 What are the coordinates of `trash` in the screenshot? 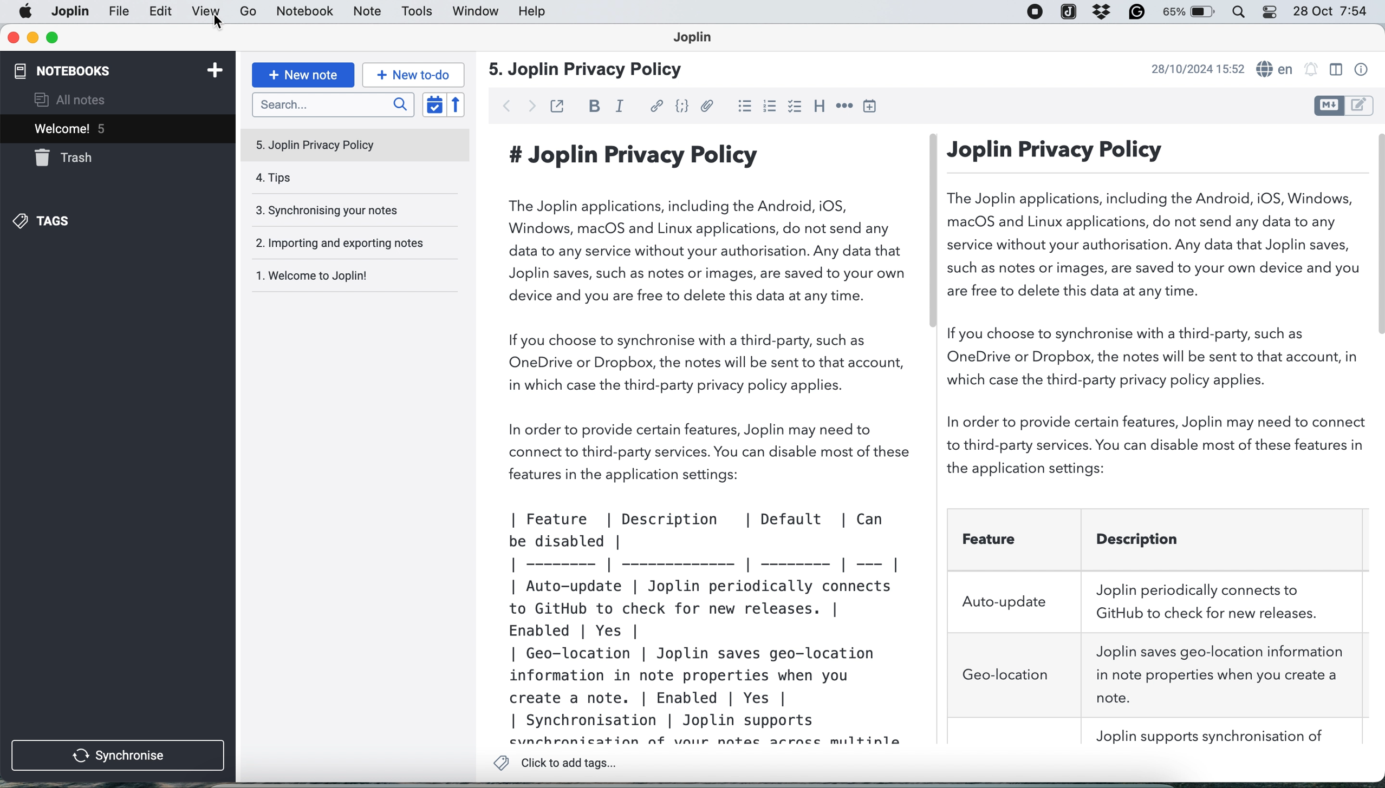 It's located at (64, 157).